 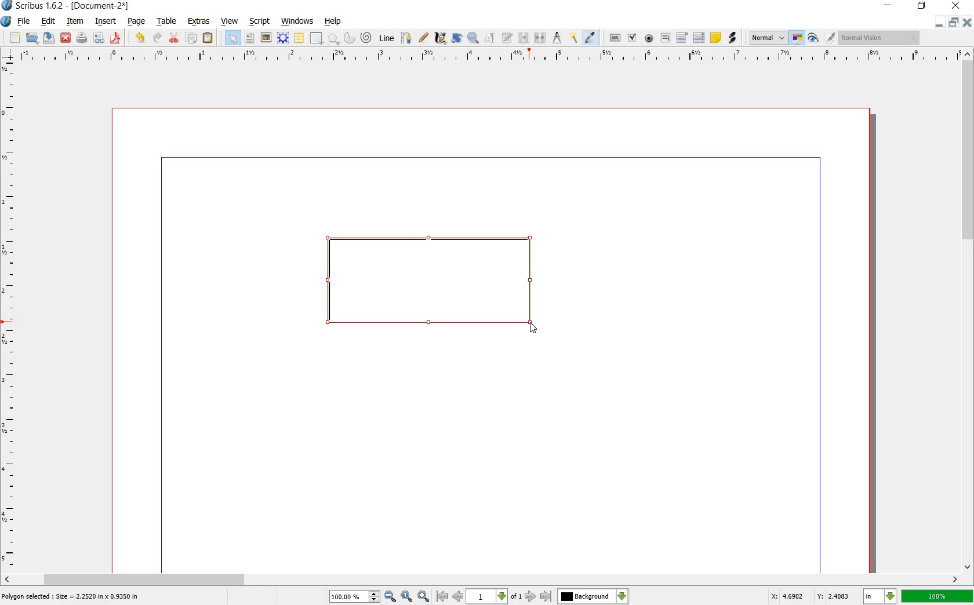 What do you see at coordinates (968, 22) in the screenshot?
I see `CLOSE` at bounding box center [968, 22].